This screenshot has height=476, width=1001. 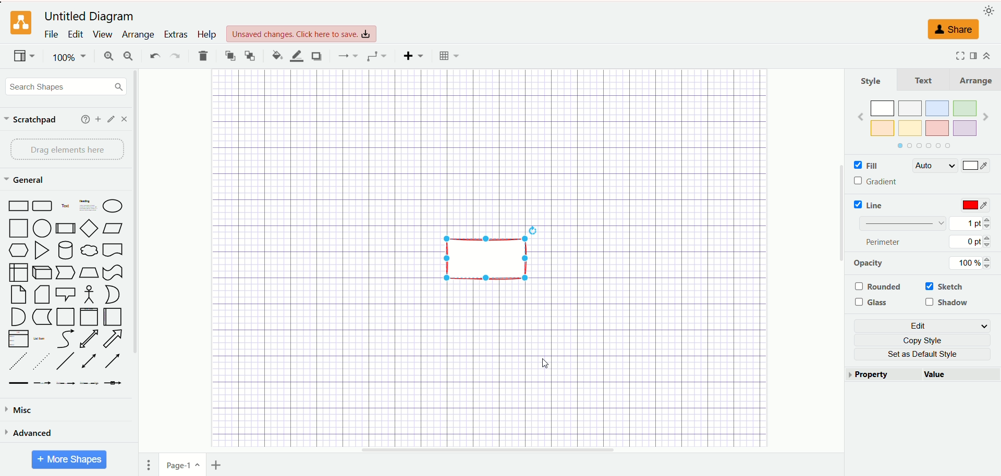 What do you see at coordinates (376, 56) in the screenshot?
I see `waypoint` at bounding box center [376, 56].